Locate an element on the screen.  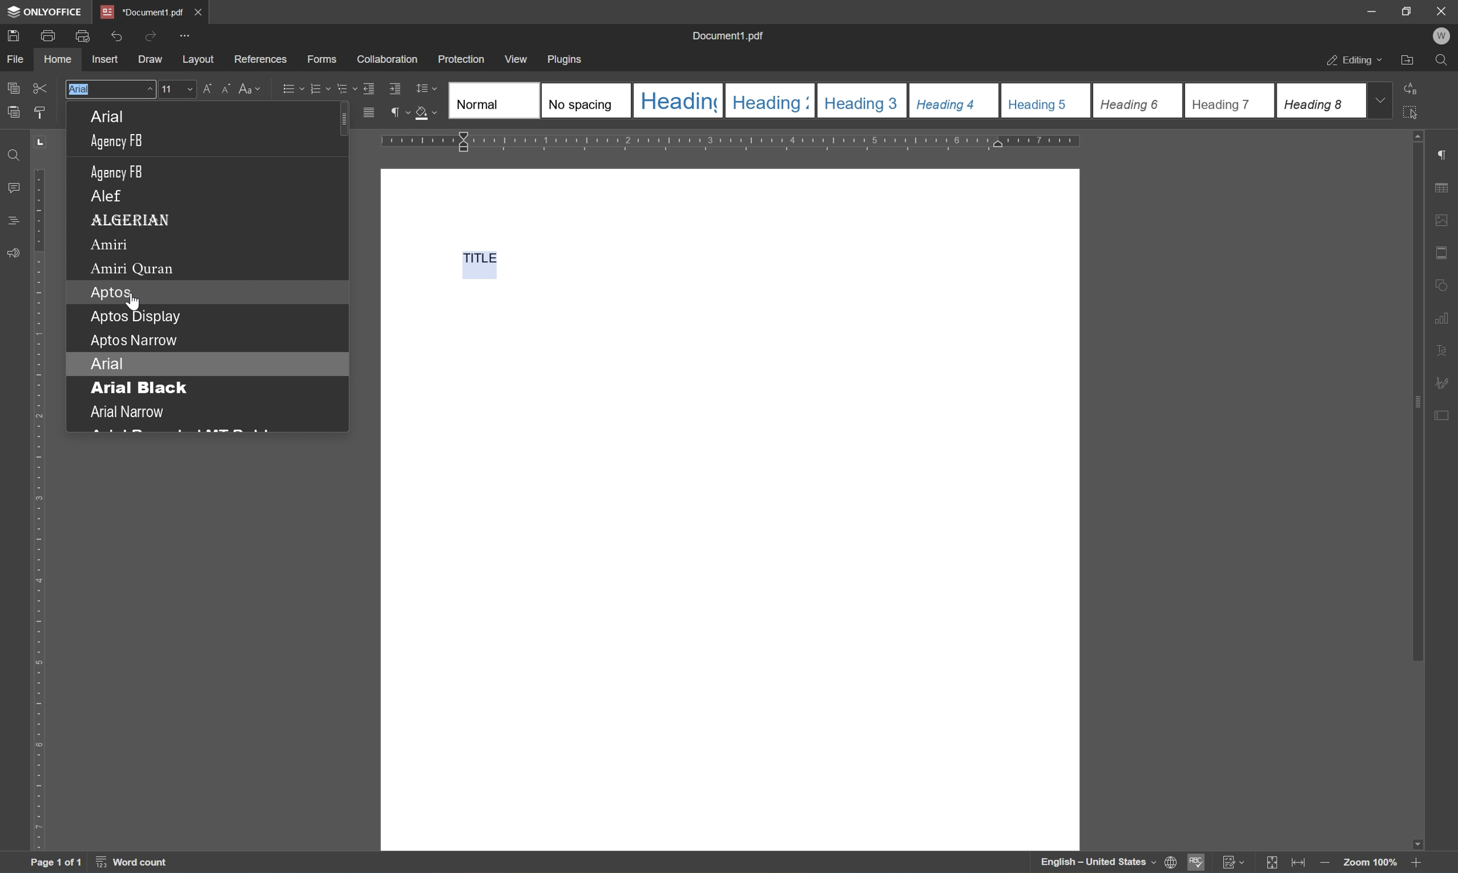
AGENCY FB is located at coordinates (122, 174).